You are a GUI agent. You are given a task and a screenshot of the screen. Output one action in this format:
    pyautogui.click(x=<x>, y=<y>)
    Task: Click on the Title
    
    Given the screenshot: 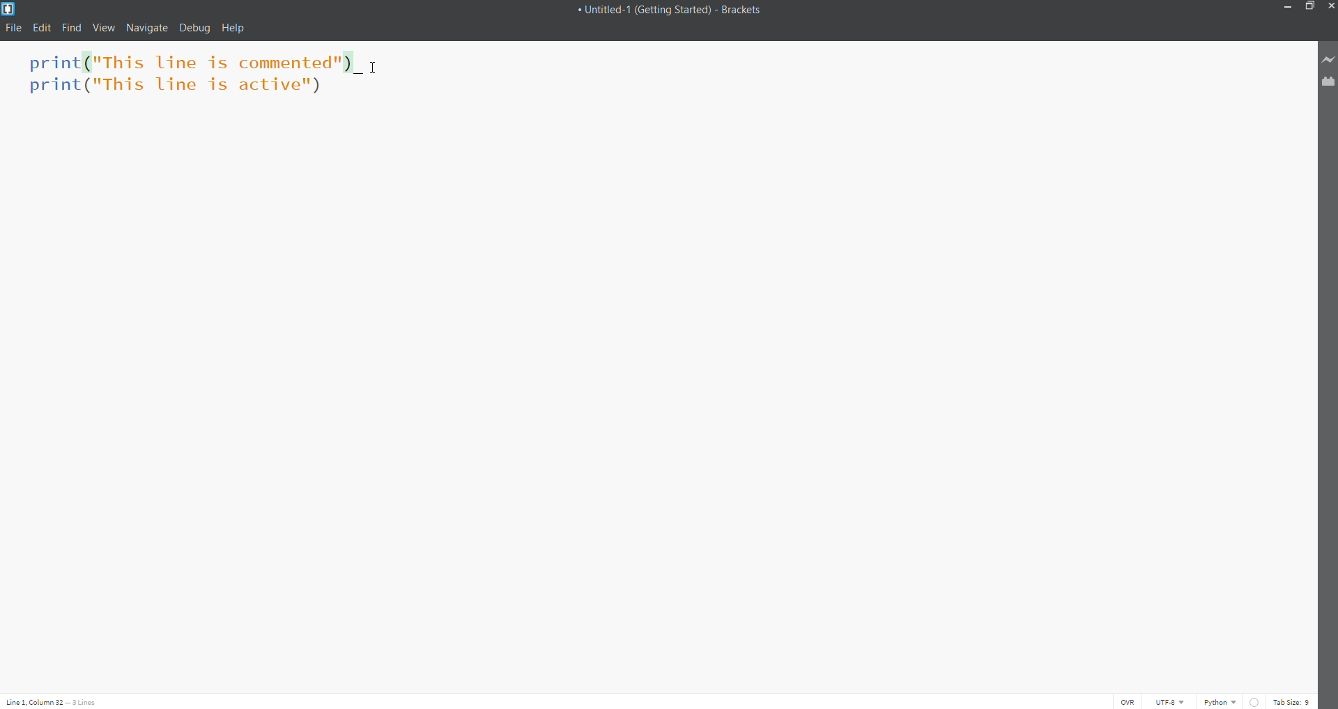 What is the action you would take?
    pyautogui.click(x=678, y=10)
    